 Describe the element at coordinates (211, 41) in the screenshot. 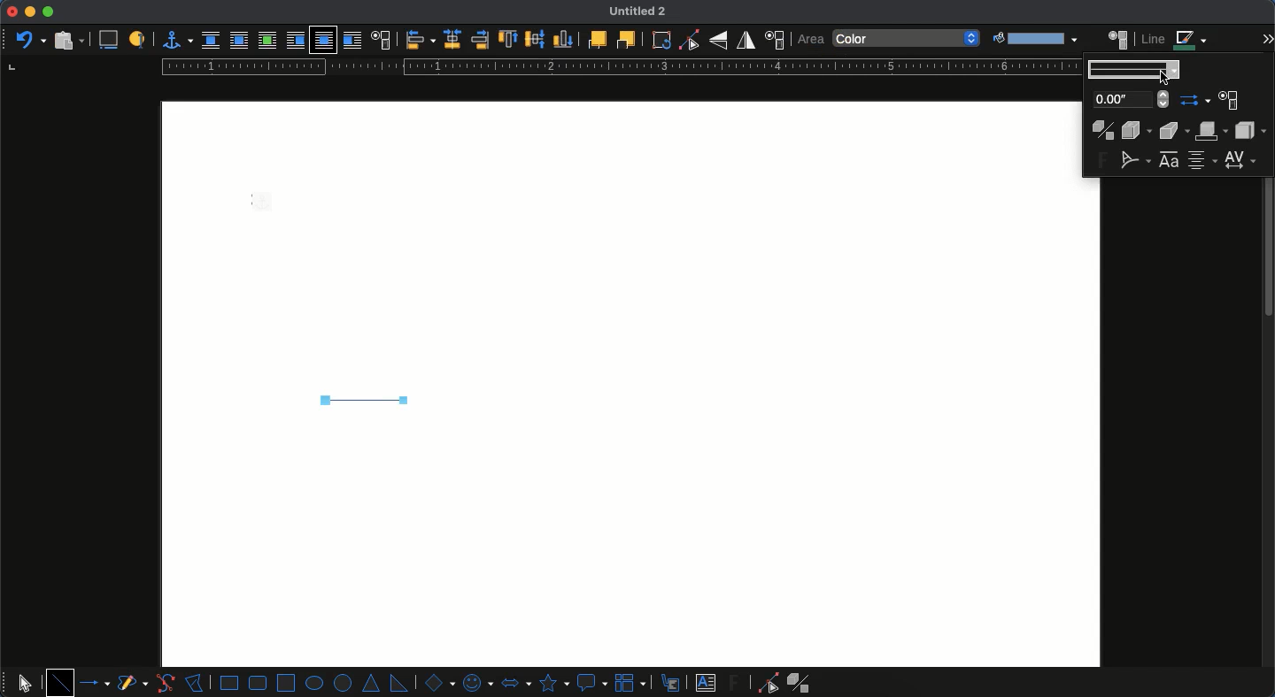

I see `none` at that location.